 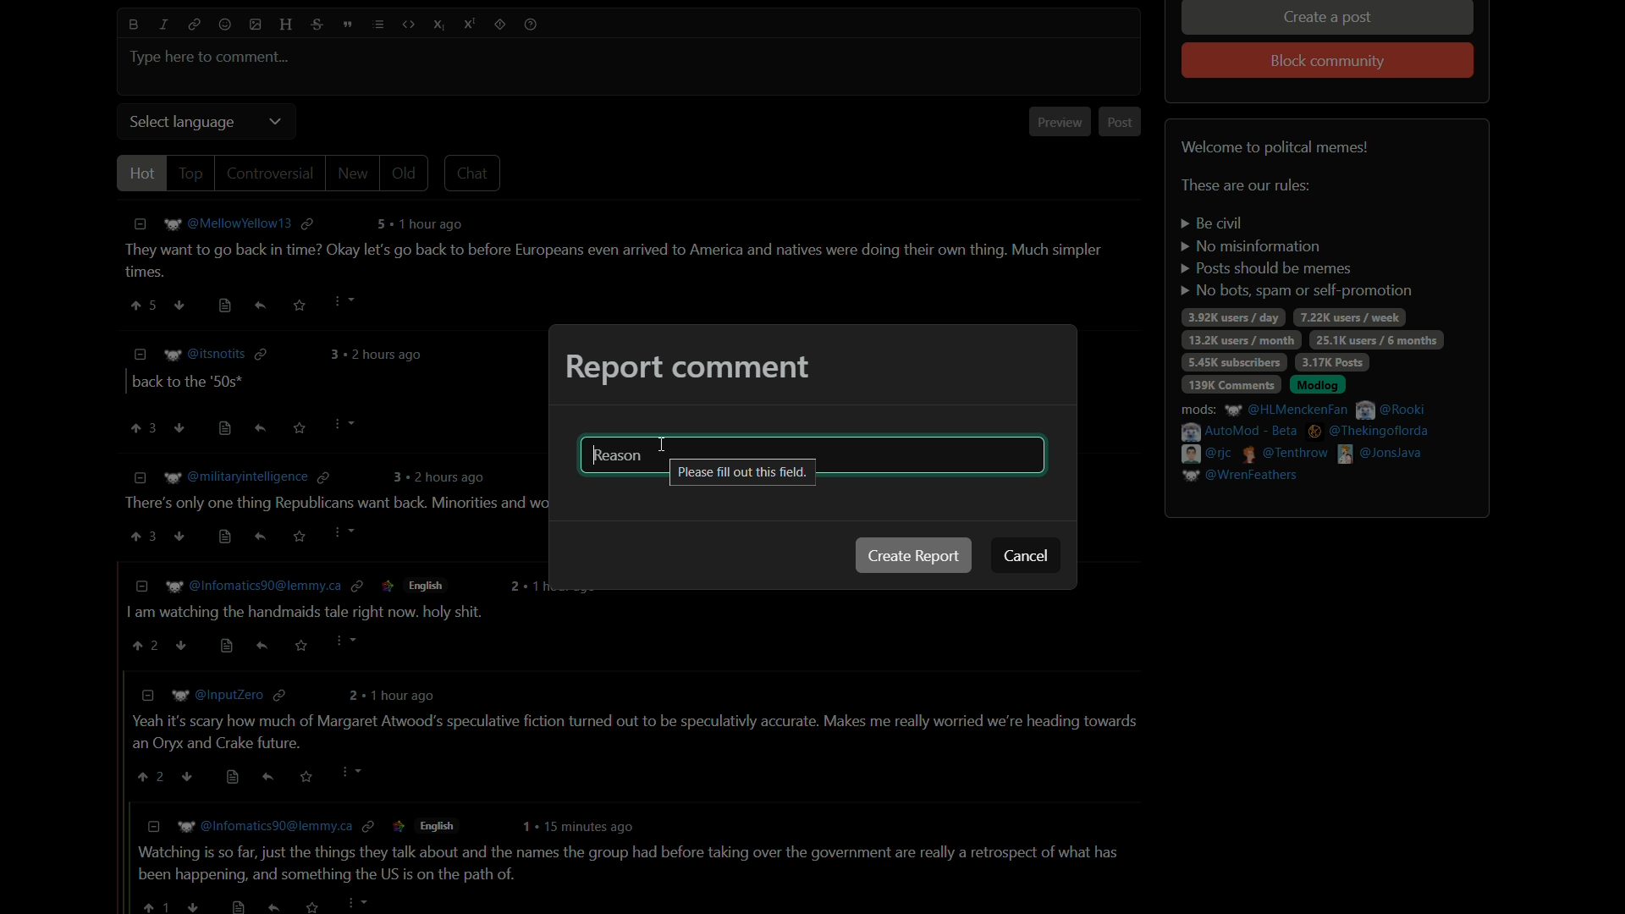 I want to click on strikethrough, so click(x=314, y=25).